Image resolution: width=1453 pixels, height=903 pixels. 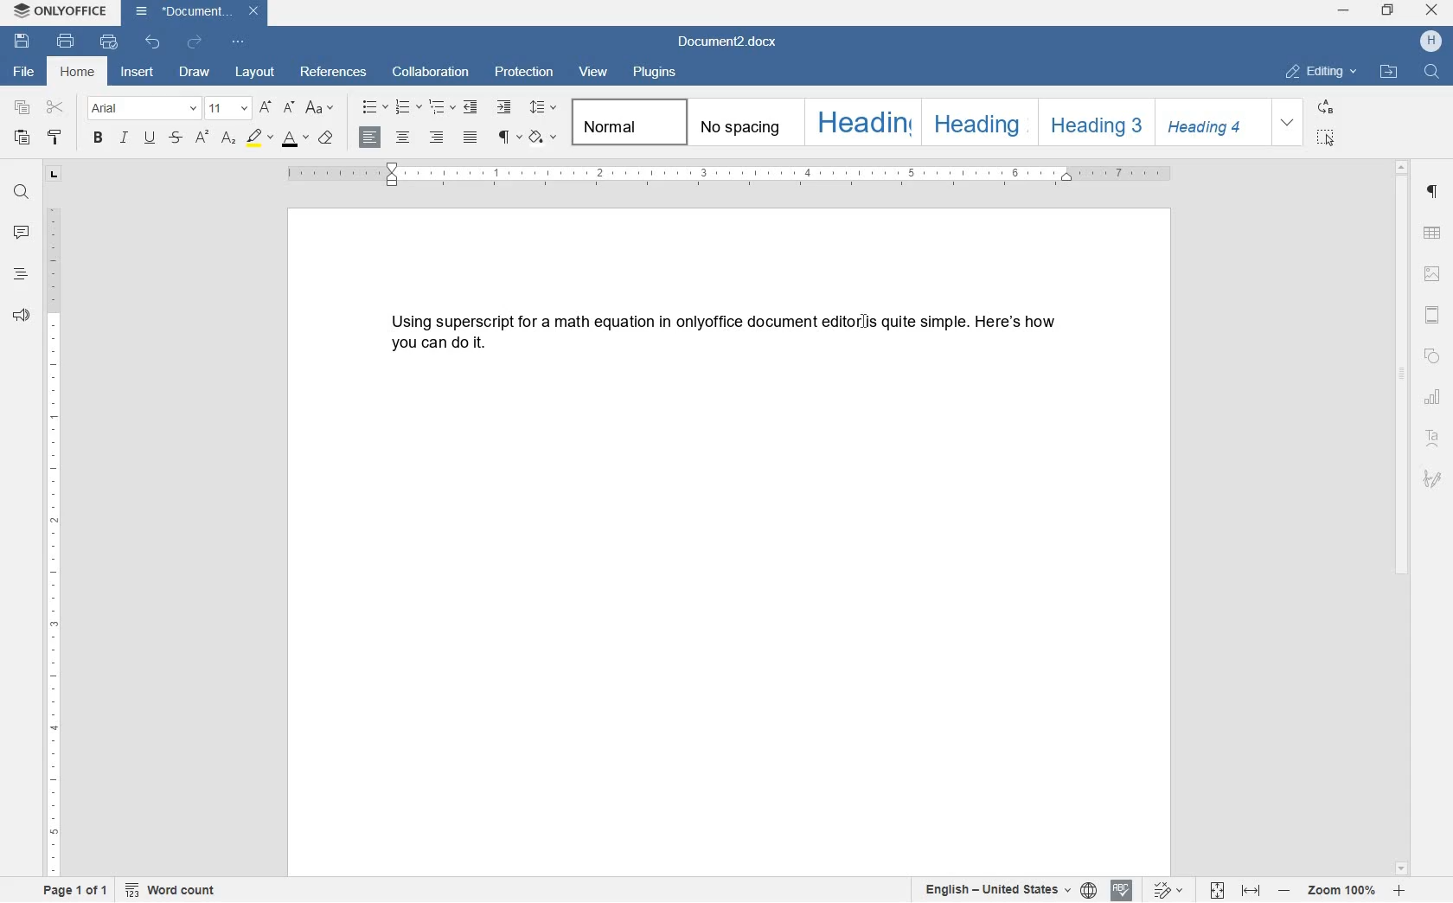 What do you see at coordinates (1323, 73) in the screenshot?
I see `EDITING` at bounding box center [1323, 73].